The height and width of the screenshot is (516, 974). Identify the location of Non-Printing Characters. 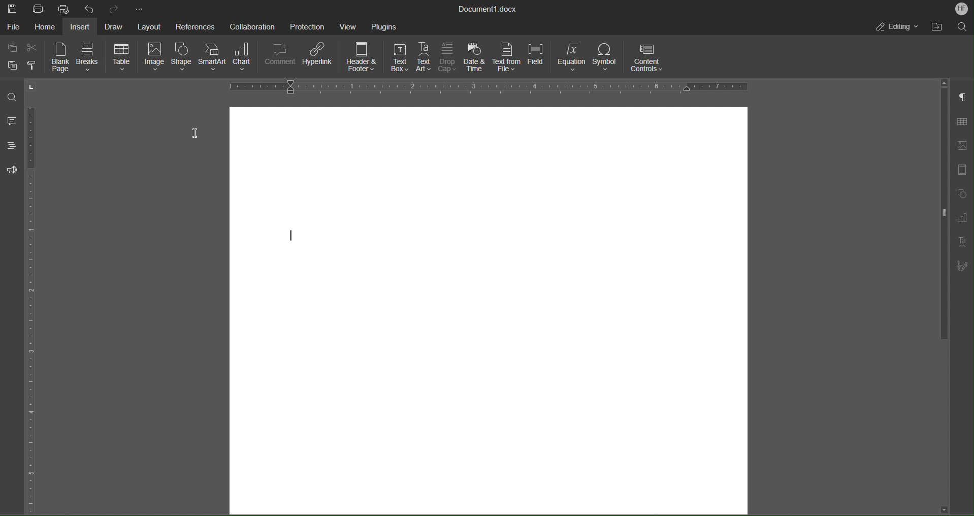
(961, 98).